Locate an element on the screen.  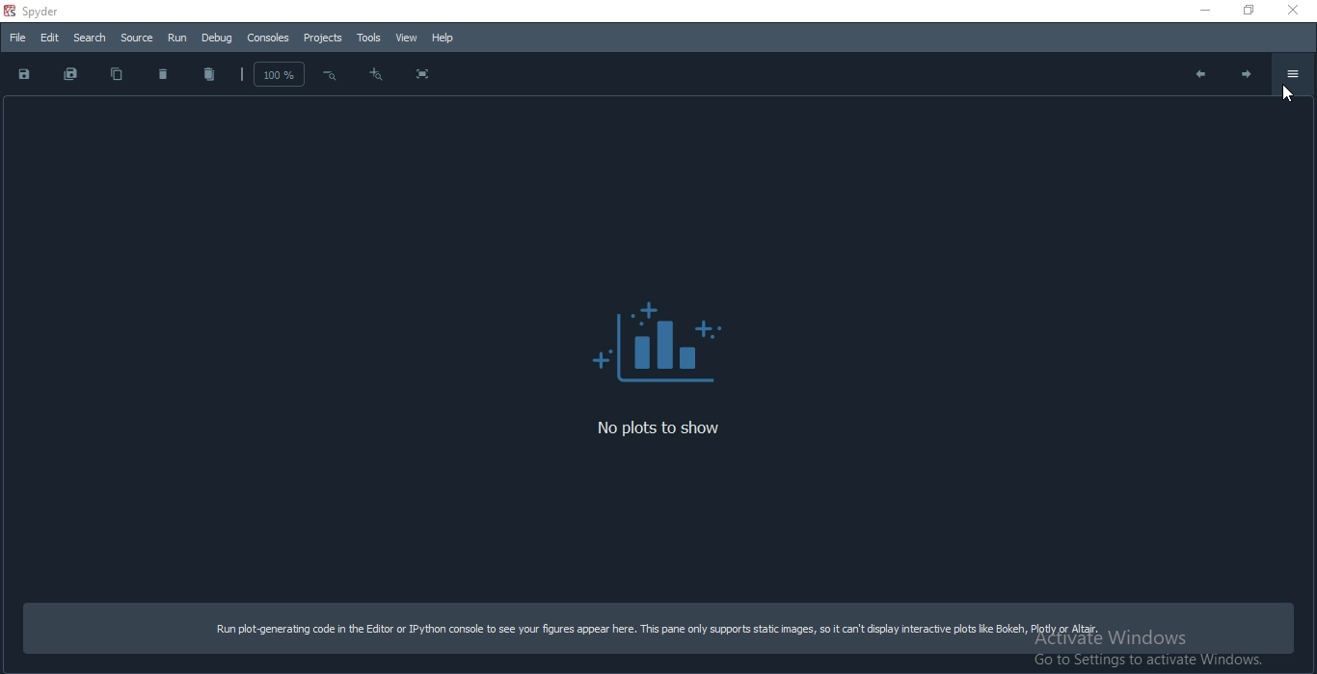
Projects is located at coordinates (323, 38).